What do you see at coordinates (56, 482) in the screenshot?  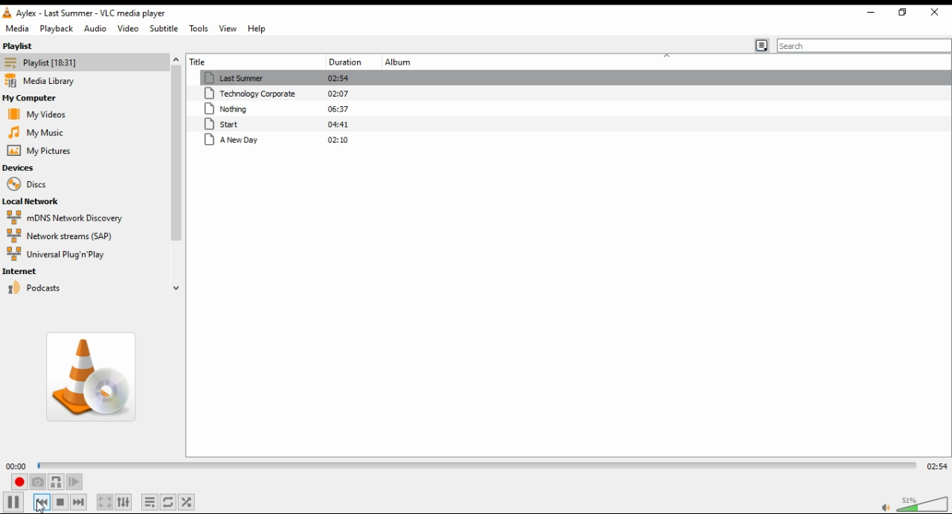 I see `loop between point A to point B continuously. Click to set point A` at bounding box center [56, 482].